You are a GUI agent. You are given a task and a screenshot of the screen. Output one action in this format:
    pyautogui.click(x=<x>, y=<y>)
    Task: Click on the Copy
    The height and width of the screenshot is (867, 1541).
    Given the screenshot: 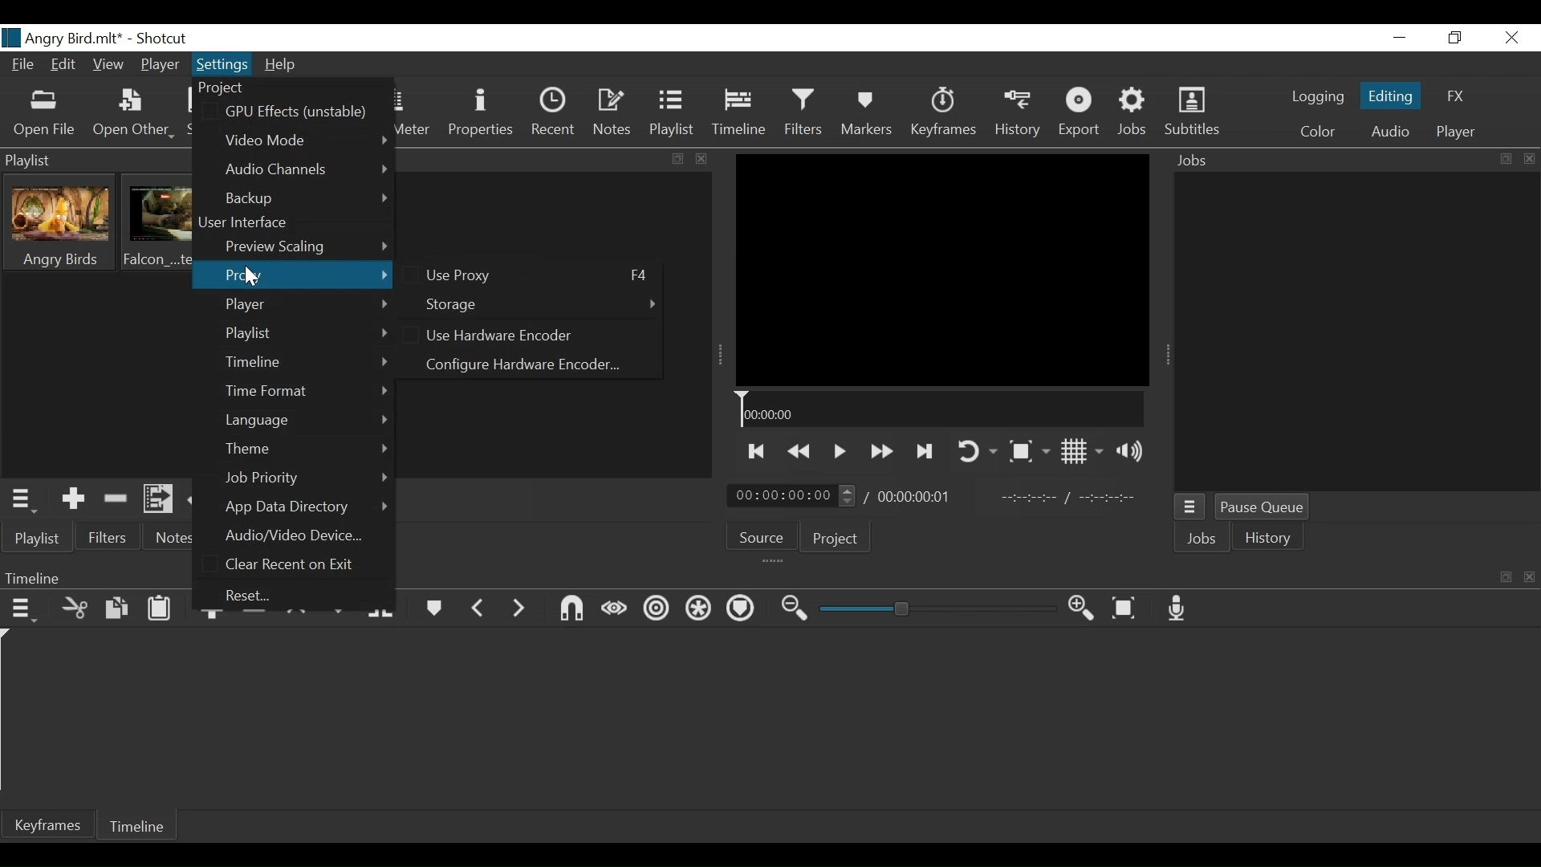 What is the action you would take?
    pyautogui.click(x=115, y=608)
    